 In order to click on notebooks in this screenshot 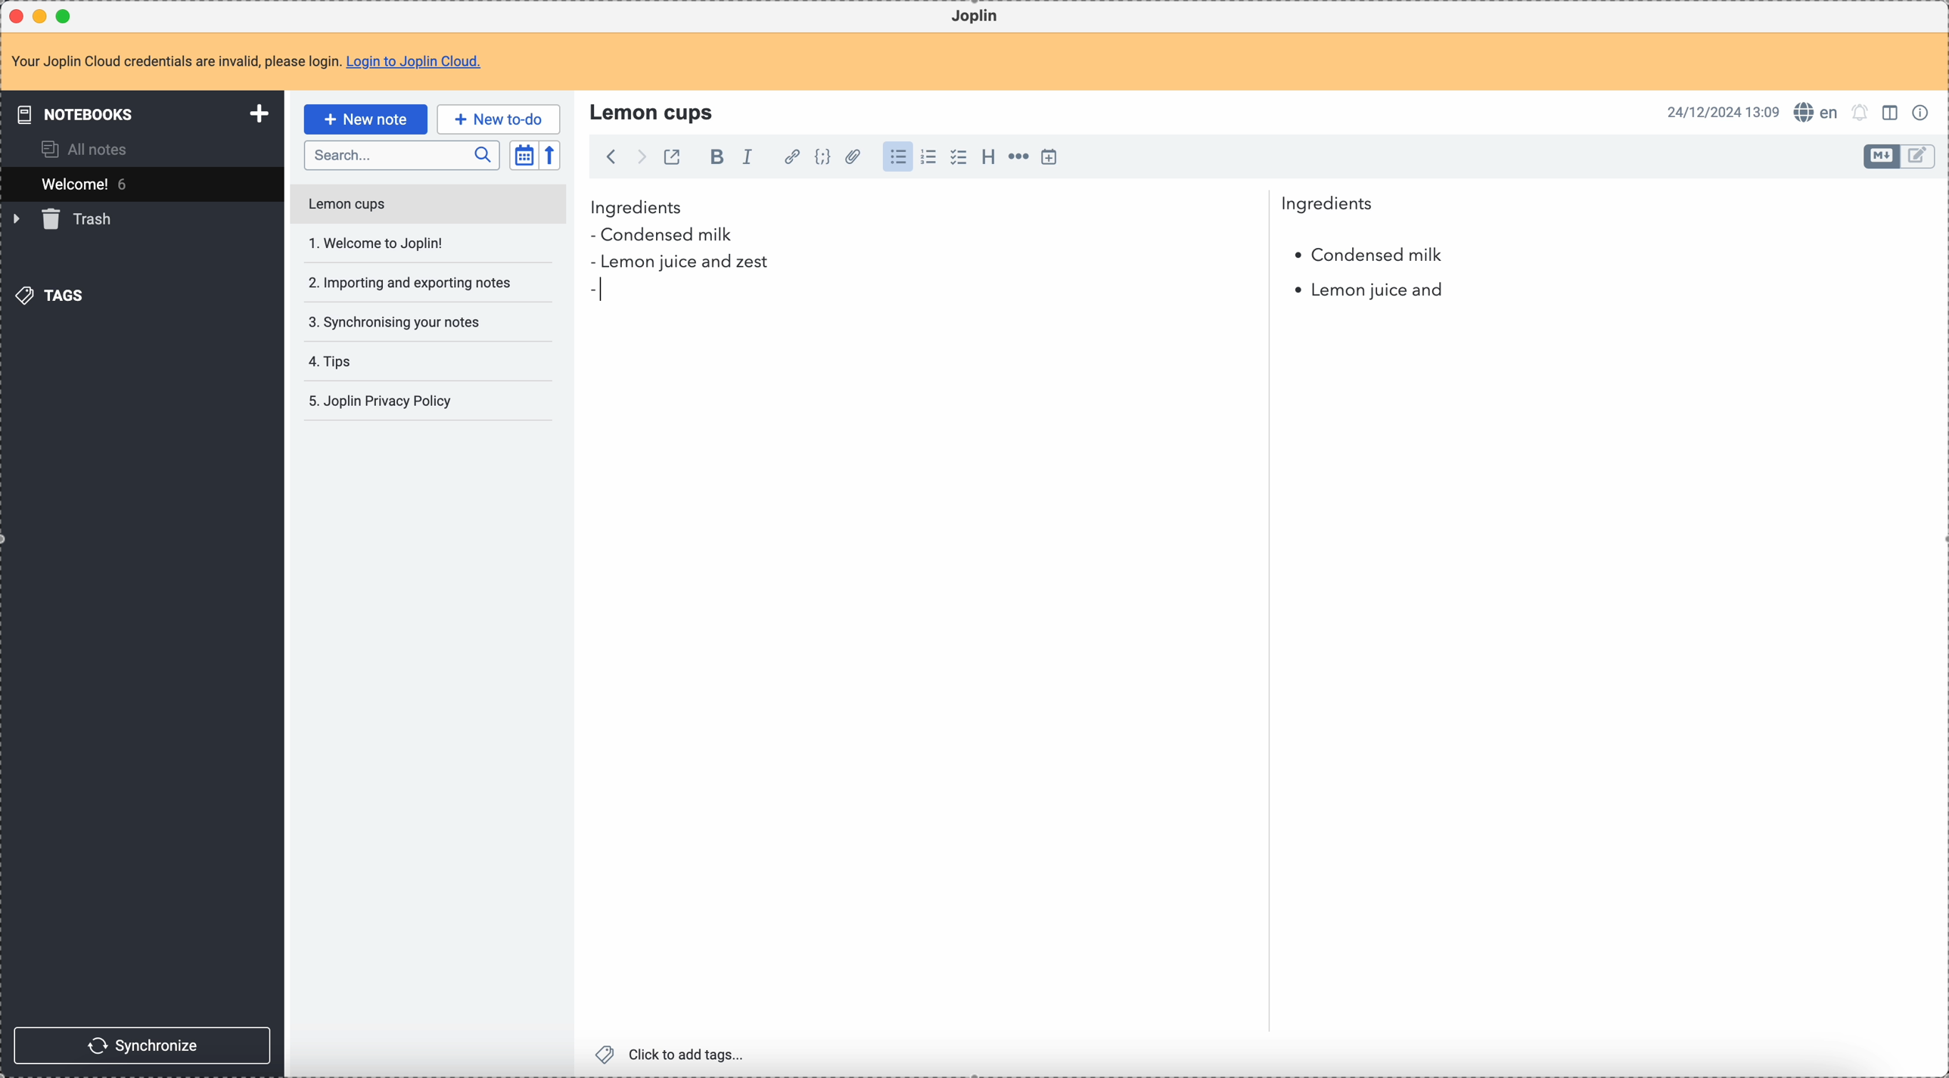, I will do `click(145, 113)`.